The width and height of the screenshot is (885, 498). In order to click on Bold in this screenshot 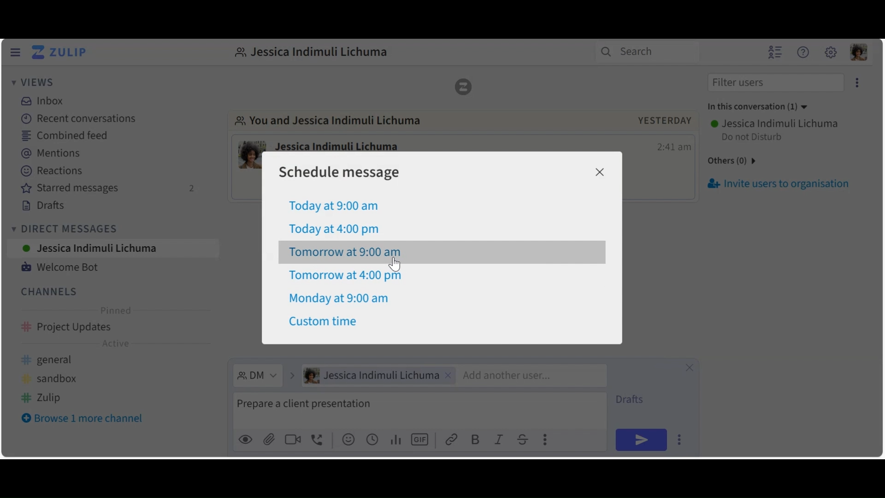, I will do `click(476, 439)`.